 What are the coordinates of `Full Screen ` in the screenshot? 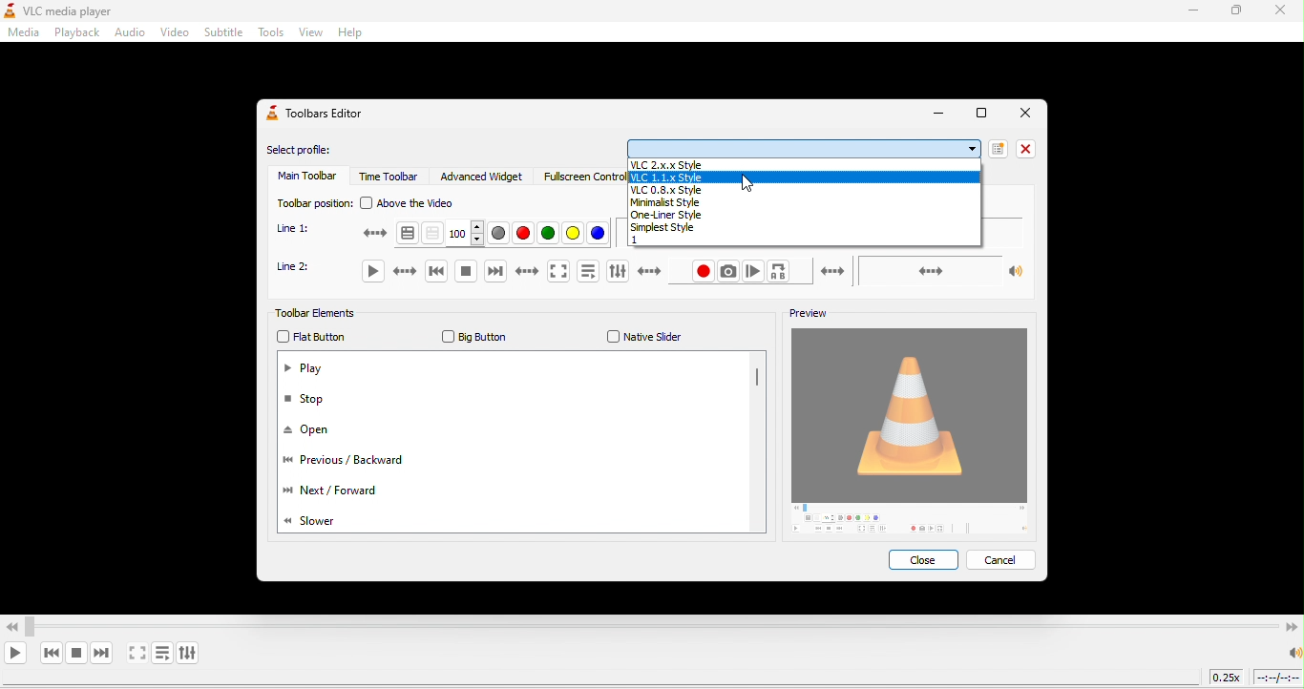 It's located at (978, 115).